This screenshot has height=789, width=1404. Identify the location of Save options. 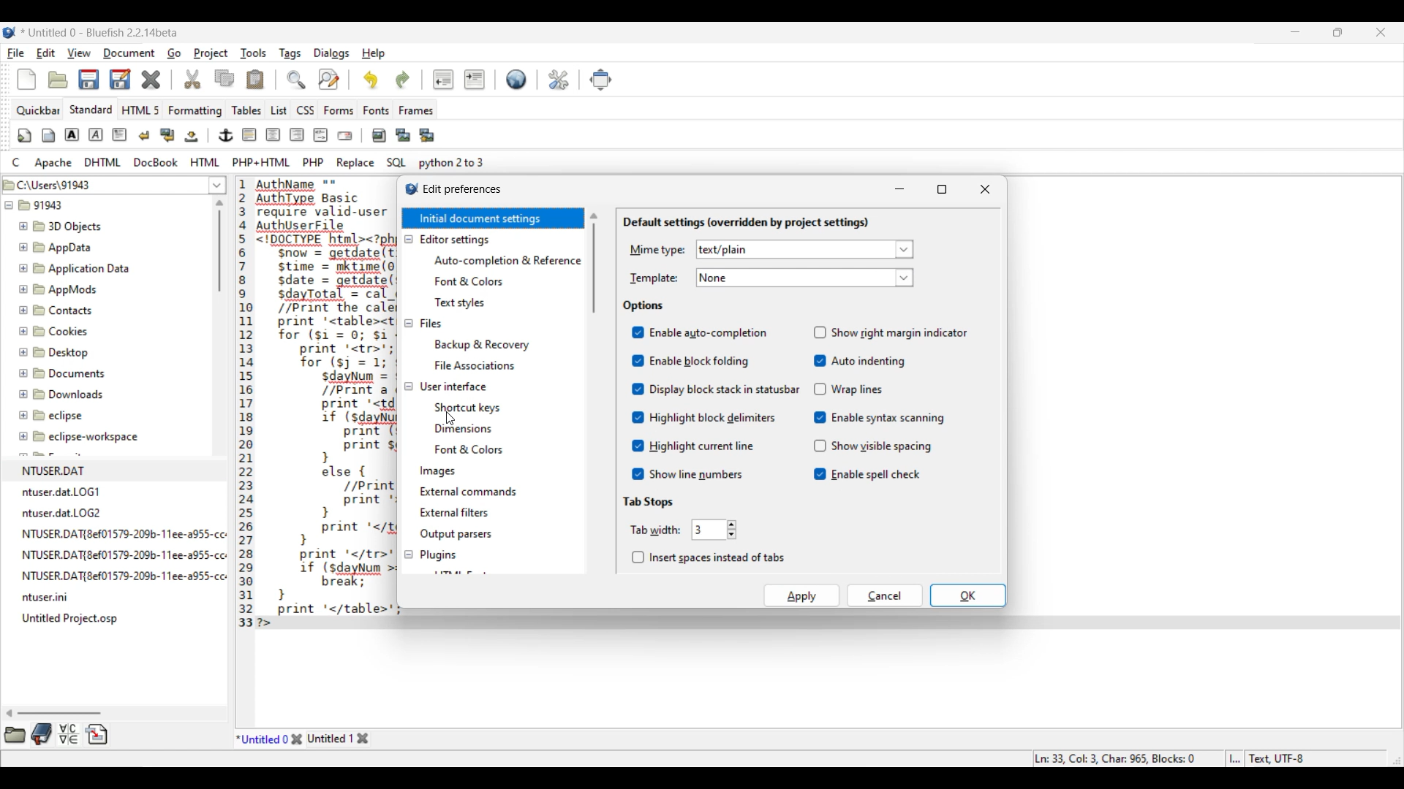
(105, 80).